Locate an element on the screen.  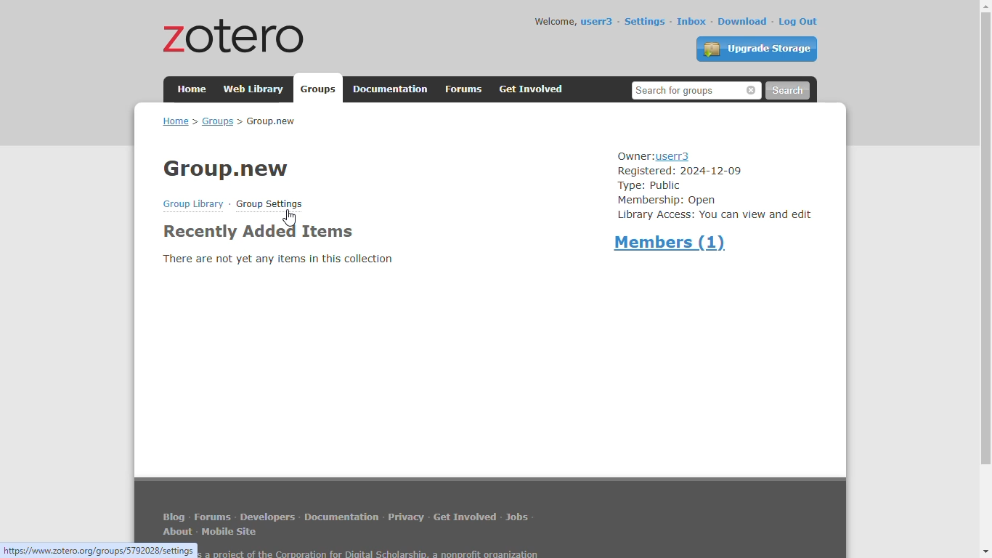
forums is located at coordinates (464, 89).